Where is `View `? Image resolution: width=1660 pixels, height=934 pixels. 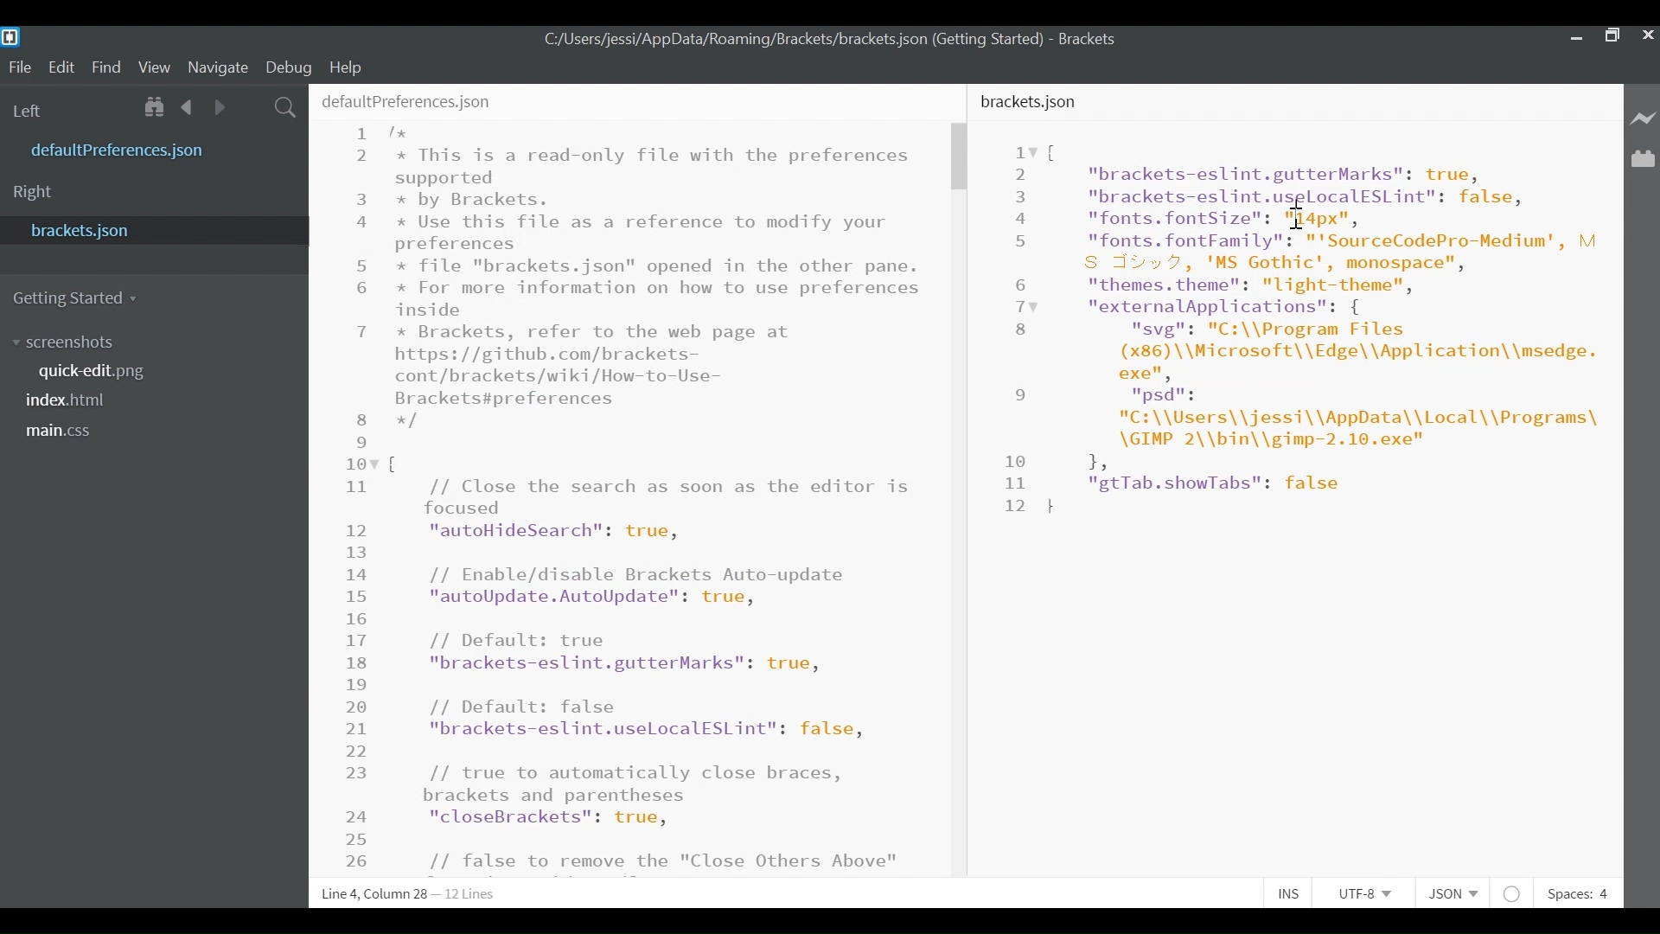
View  is located at coordinates (155, 66).